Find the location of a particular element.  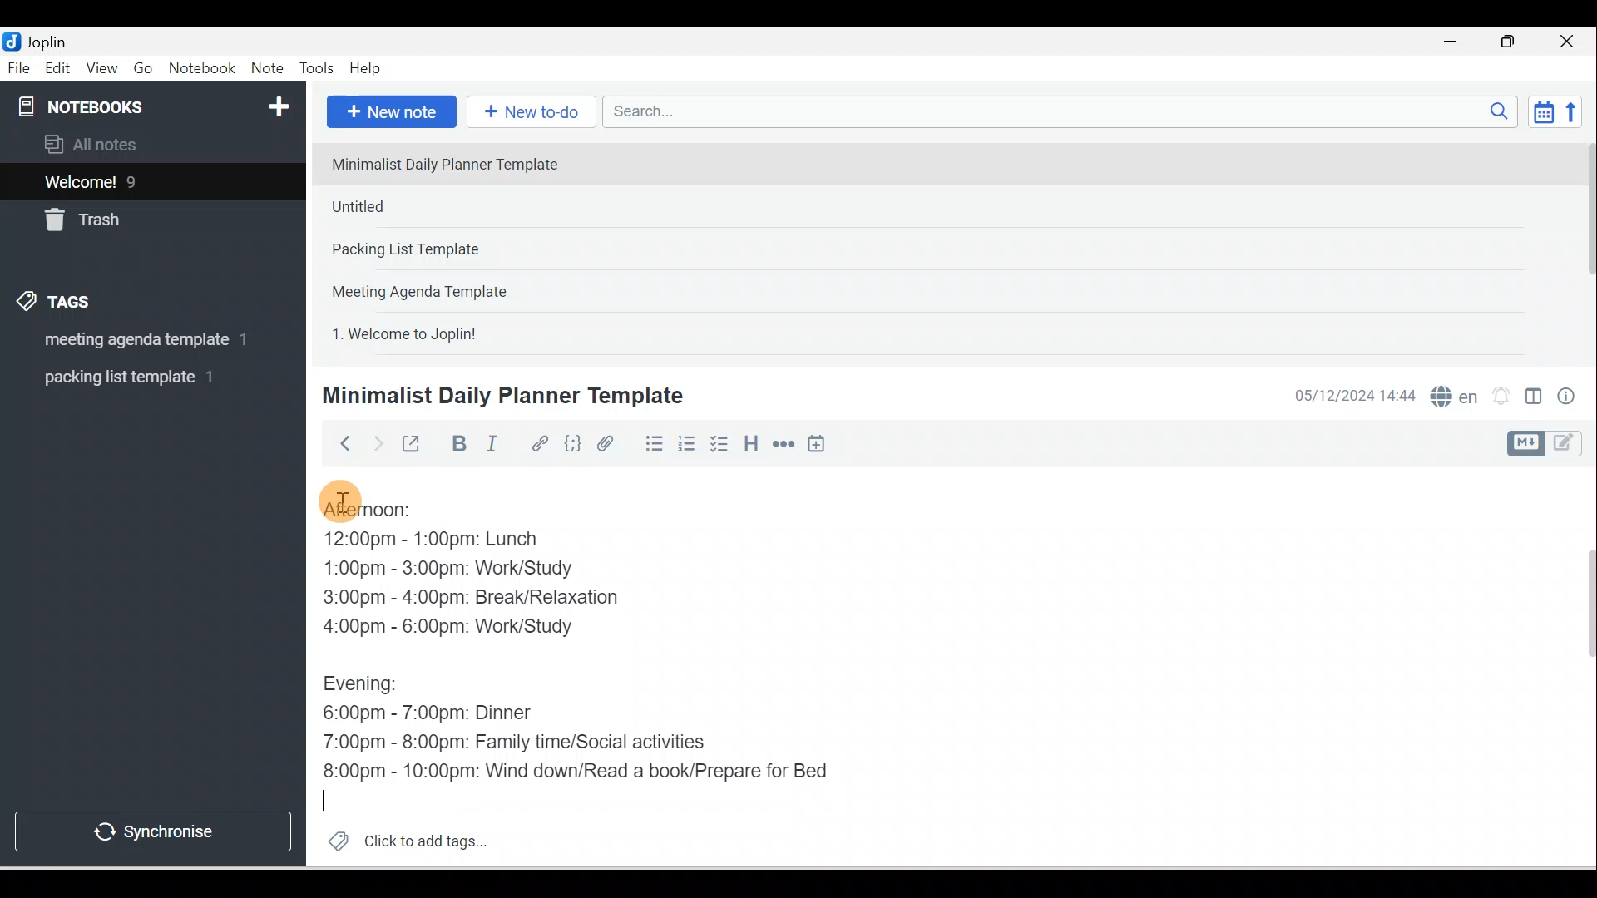

Bulleted list is located at coordinates (650, 443).